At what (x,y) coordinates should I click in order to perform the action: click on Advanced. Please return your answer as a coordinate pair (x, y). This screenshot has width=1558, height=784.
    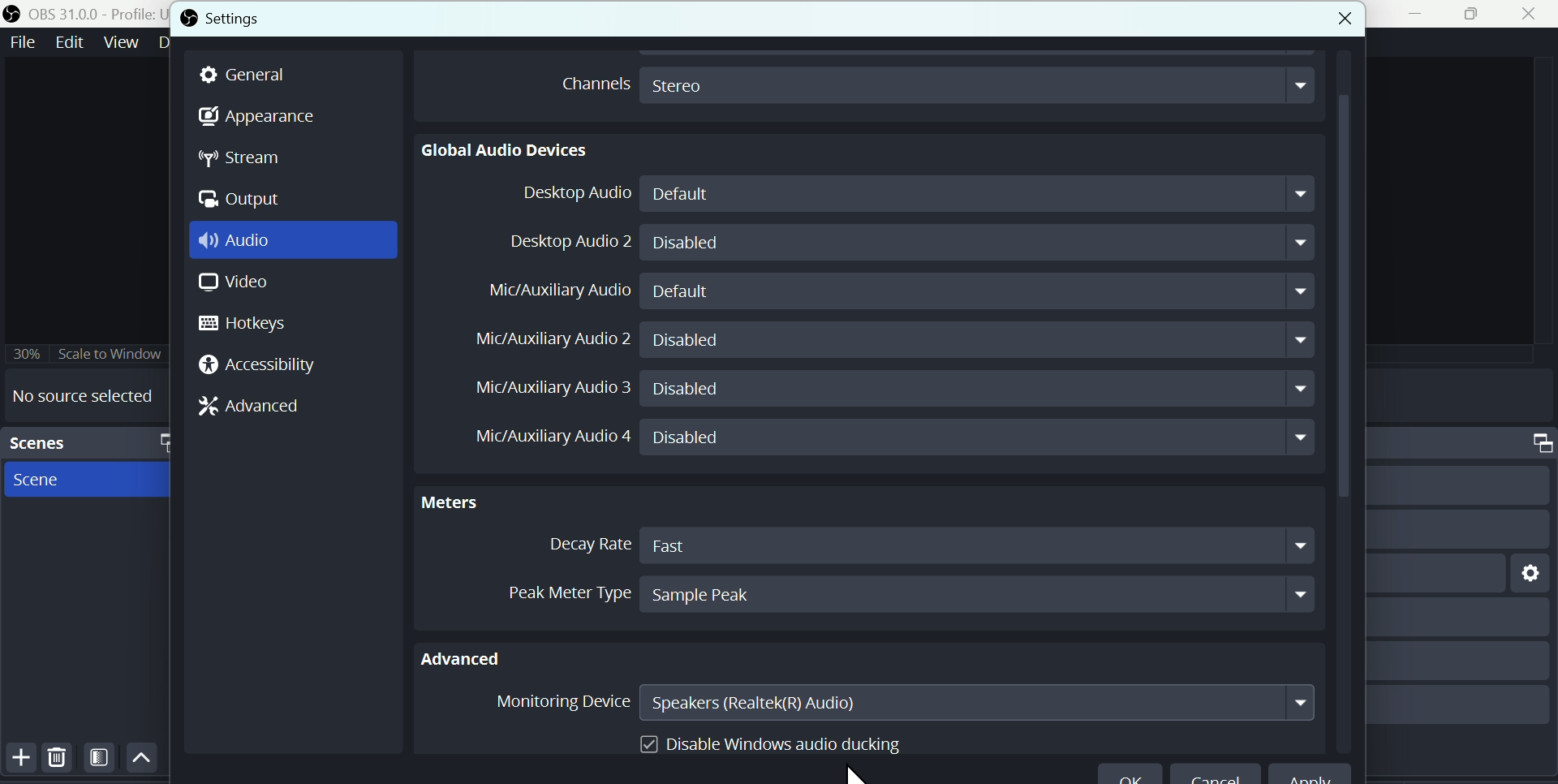
    Looking at the image, I should click on (257, 405).